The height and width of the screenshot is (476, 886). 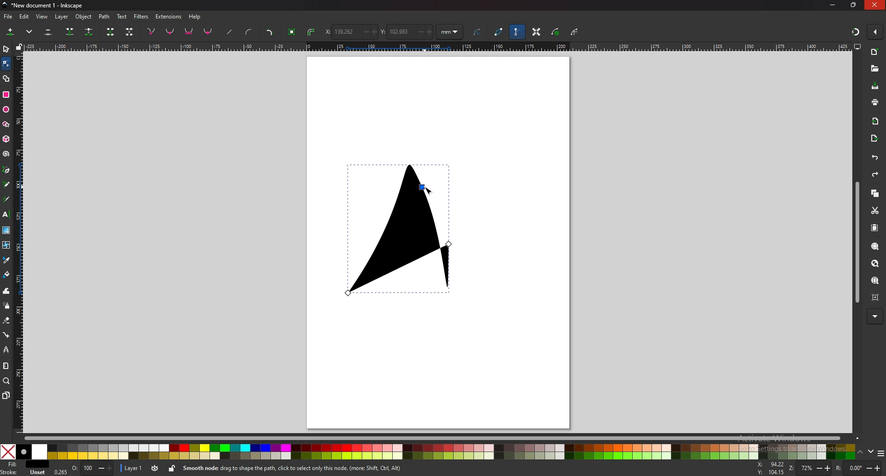 I want to click on mesh, so click(x=6, y=244).